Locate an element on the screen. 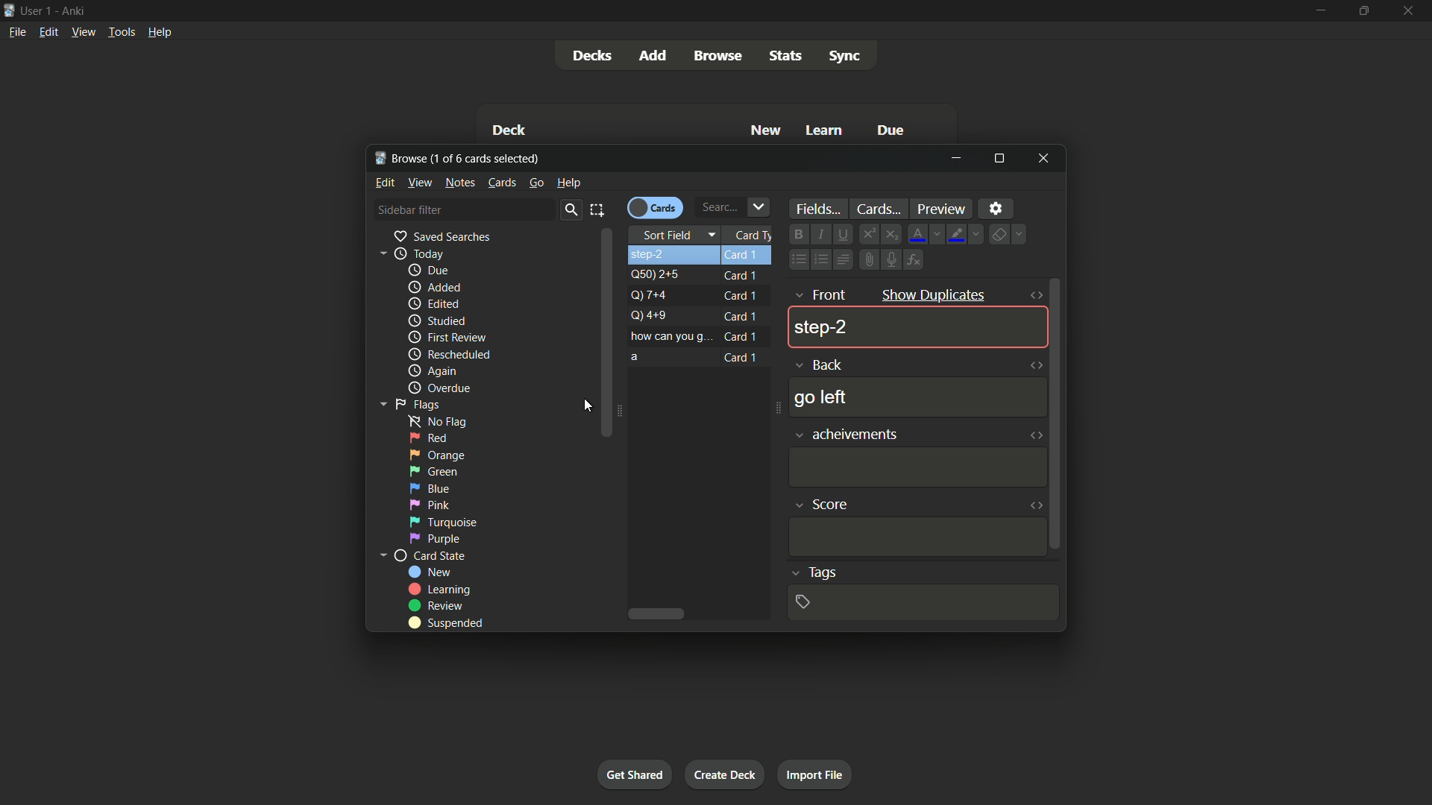 The height and width of the screenshot is (805, 1432). Today is located at coordinates (407, 253).